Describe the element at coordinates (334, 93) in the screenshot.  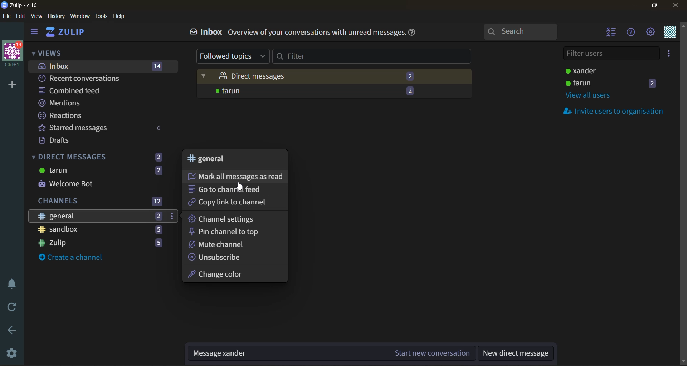
I see `tarun -2 (messages)` at that location.